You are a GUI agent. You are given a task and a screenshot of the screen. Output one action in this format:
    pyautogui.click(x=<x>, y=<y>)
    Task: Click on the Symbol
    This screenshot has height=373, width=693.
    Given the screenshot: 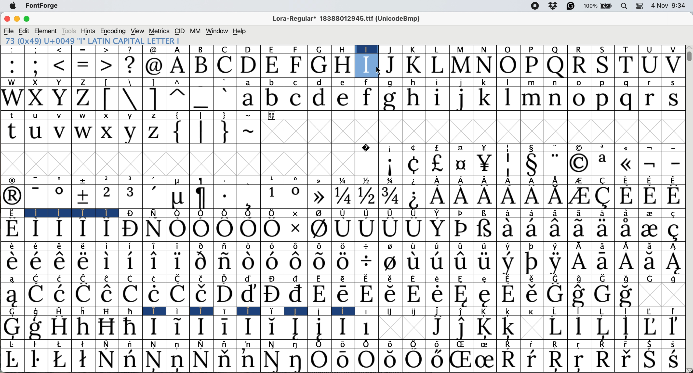 What is the action you would take?
    pyautogui.click(x=13, y=360)
    